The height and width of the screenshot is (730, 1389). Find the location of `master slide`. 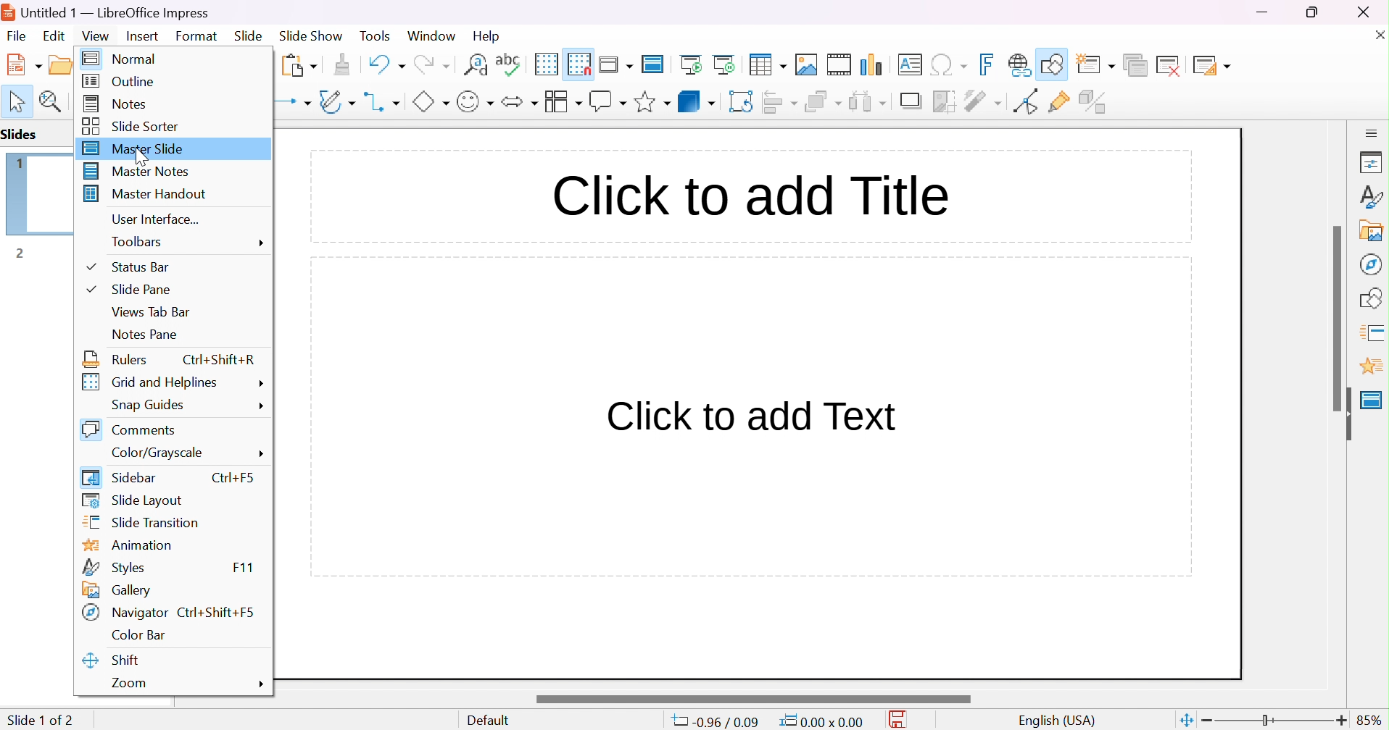

master slide is located at coordinates (1372, 400).